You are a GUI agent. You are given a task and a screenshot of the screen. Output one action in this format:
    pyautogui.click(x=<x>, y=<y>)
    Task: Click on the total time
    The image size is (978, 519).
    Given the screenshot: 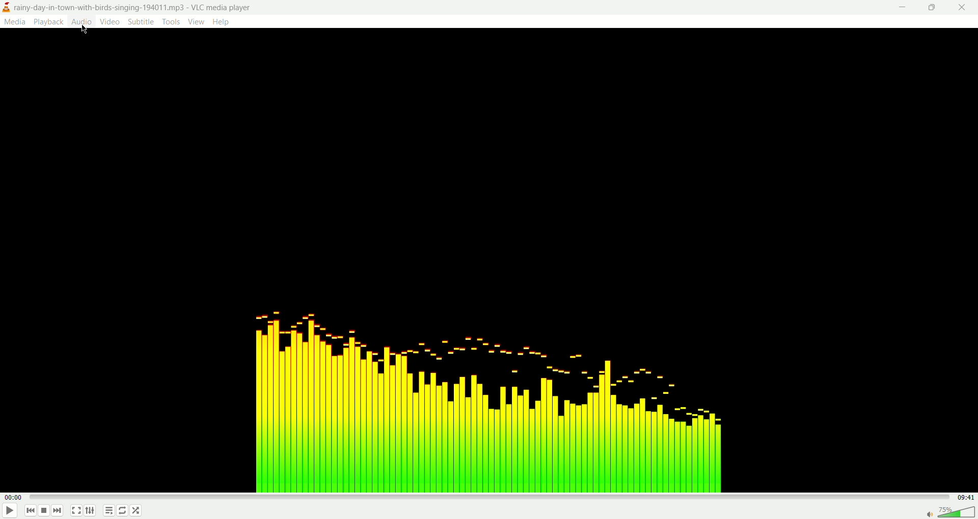 What is the action you would take?
    pyautogui.click(x=968, y=497)
    